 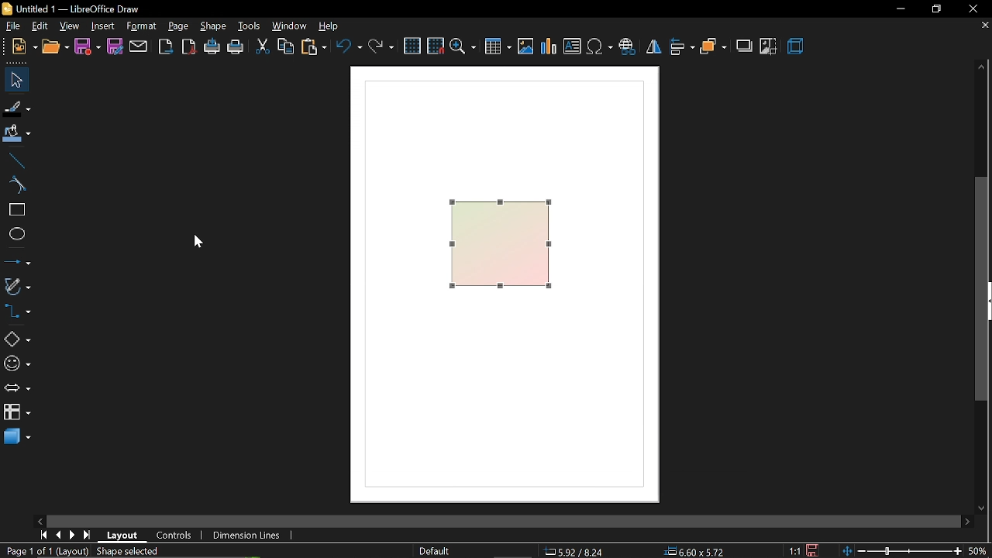 I want to click on Move down, so click(x=985, y=508).